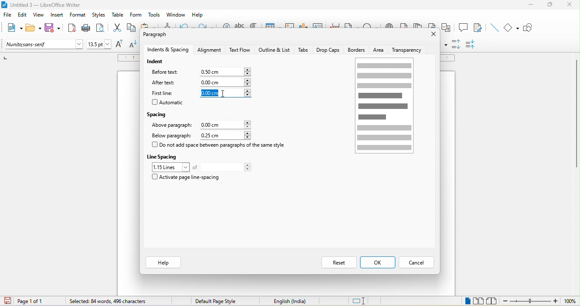 The width and height of the screenshot is (580, 306). I want to click on ok, so click(377, 262).